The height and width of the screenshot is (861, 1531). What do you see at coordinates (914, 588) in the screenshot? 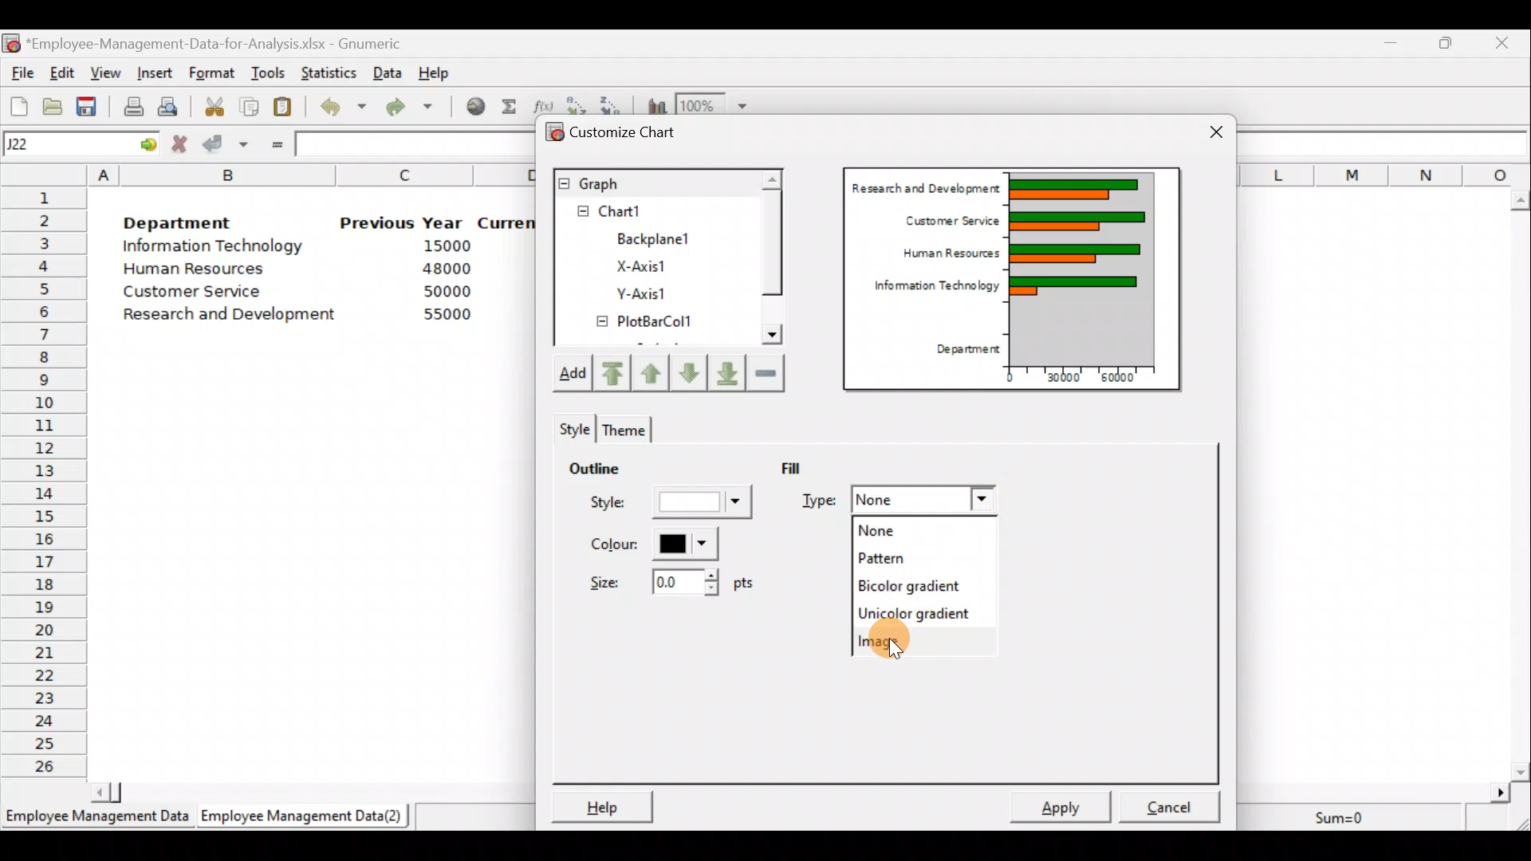
I see `Bicolor gradient` at bounding box center [914, 588].